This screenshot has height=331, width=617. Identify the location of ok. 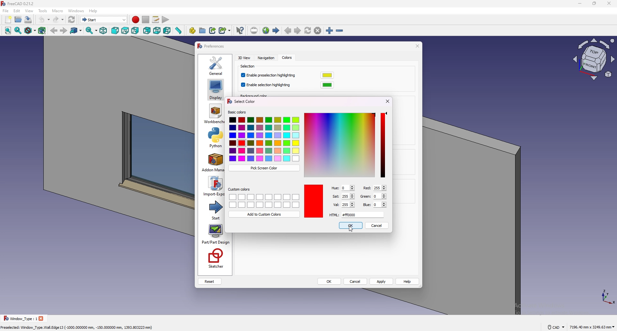
(350, 225).